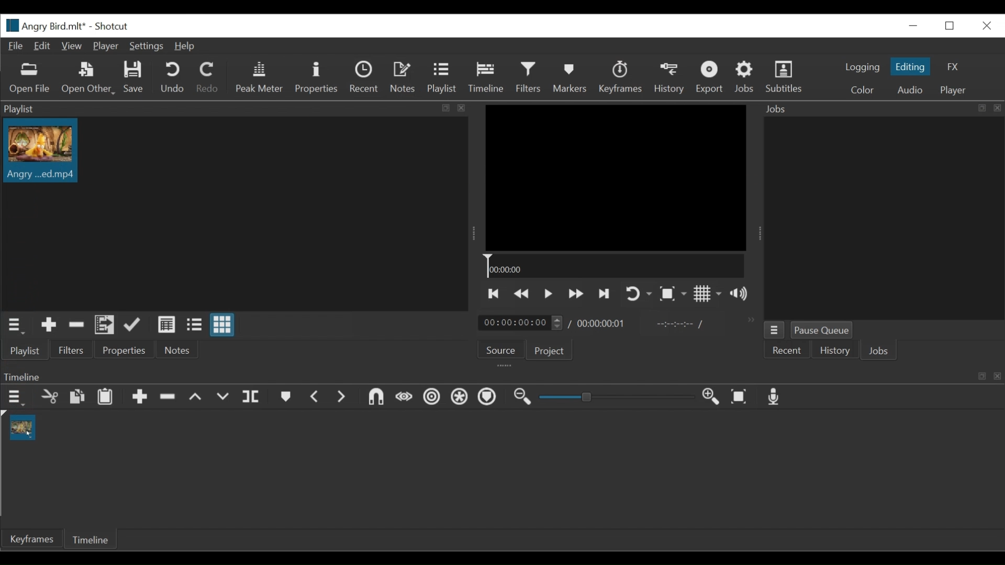 This screenshot has width=1005, height=565. What do you see at coordinates (486, 77) in the screenshot?
I see `Timeline` at bounding box center [486, 77].